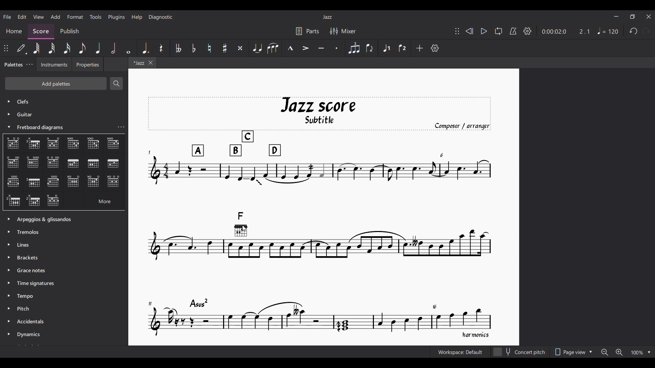 The image size is (655, 368). Describe the element at coordinates (75, 17) in the screenshot. I see `Format menu` at that location.